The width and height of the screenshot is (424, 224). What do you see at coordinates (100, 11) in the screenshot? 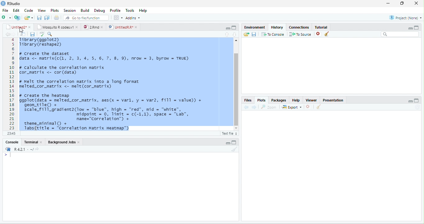
I see `debug` at bounding box center [100, 11].